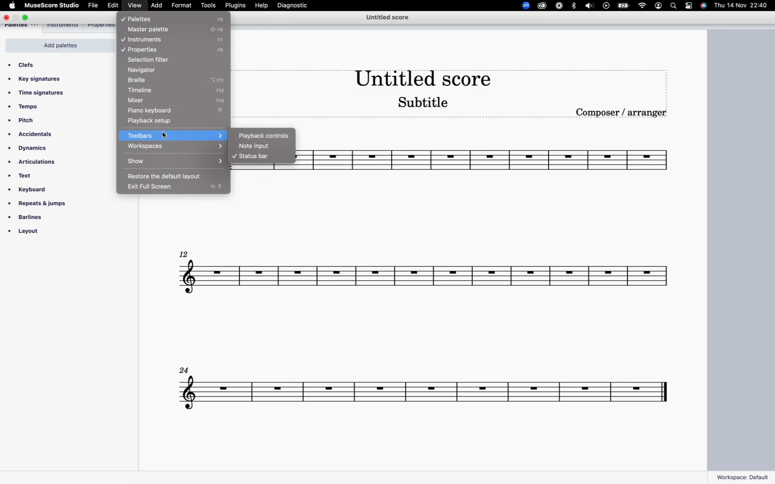  Describe the element at coordinates (56, 46) in the screenshot. I see `add palettes` at that location.